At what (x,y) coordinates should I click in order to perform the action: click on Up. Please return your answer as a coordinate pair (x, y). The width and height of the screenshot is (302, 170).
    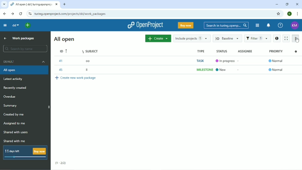
    Looking at the image, I should click on (5, 38).